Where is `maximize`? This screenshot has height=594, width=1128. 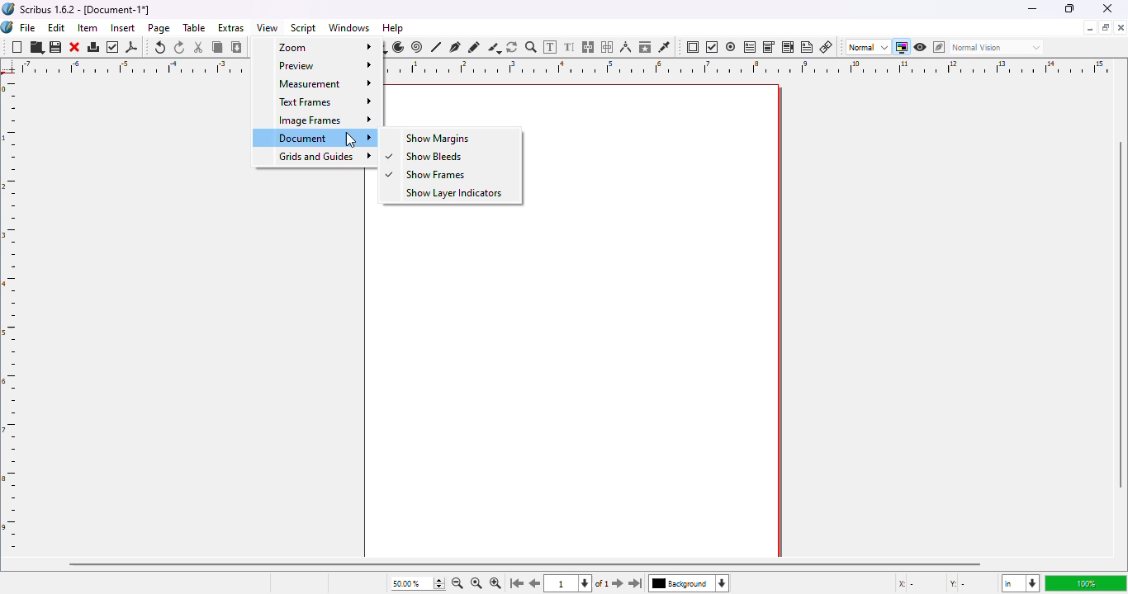 maximize is located at coordinates (1106, 27).